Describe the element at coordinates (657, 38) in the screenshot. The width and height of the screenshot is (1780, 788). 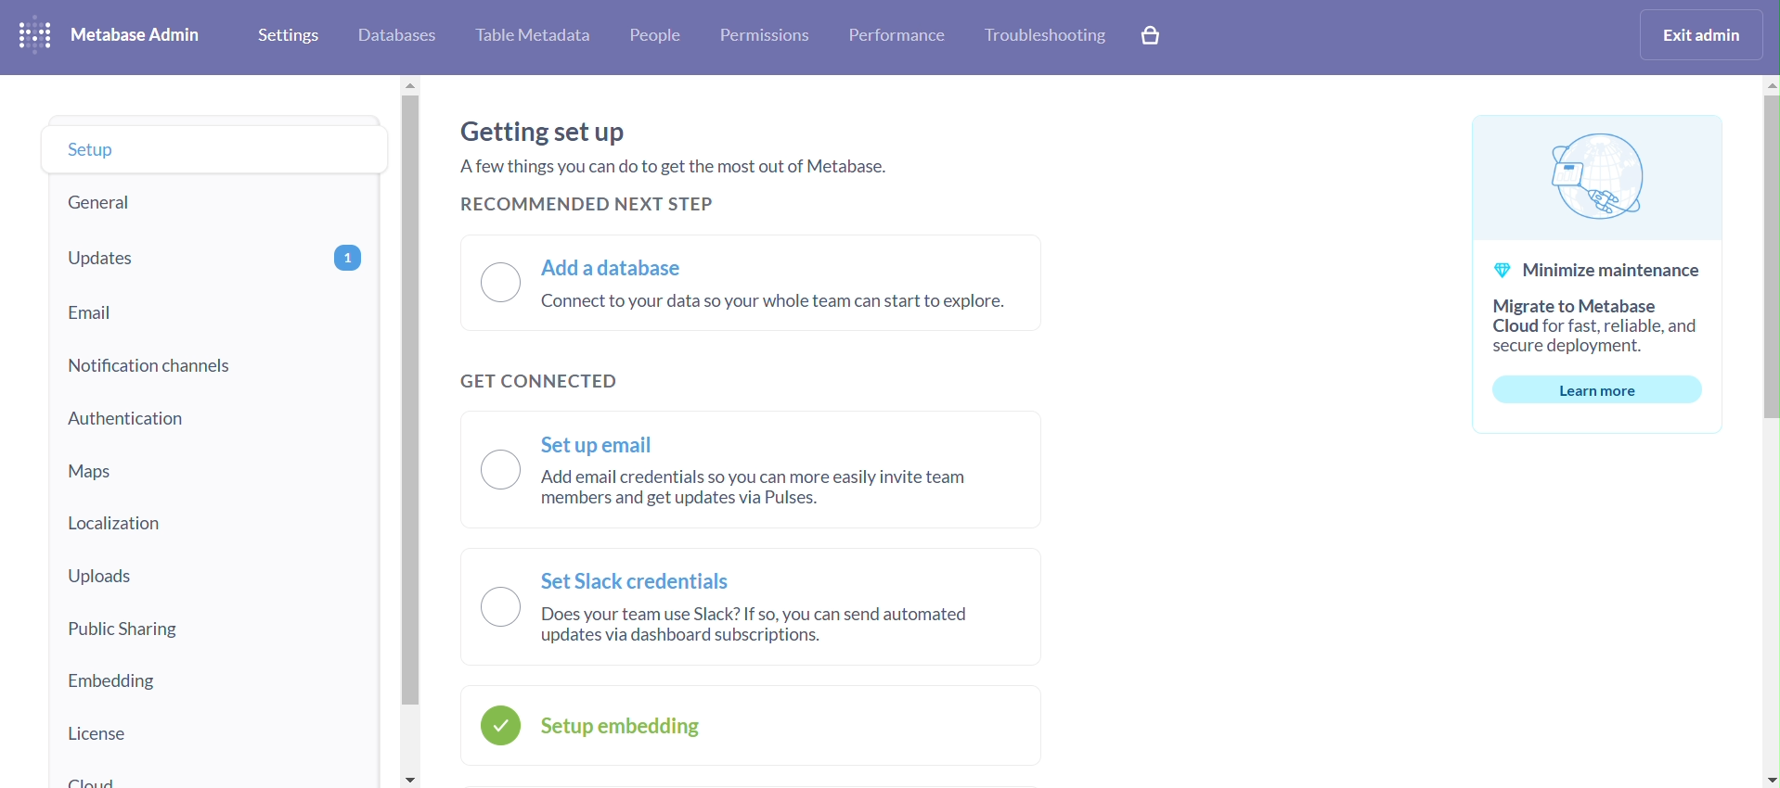
I see `people` at that location.